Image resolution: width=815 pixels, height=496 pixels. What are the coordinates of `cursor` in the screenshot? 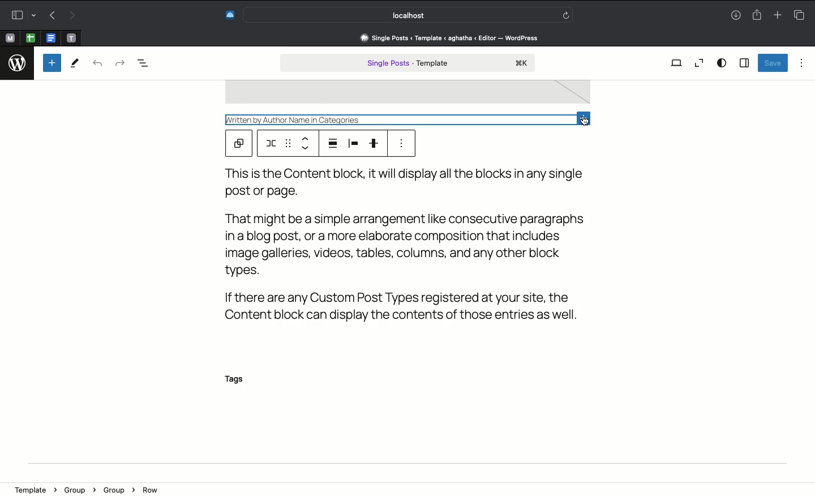 It's located at (585, 123).